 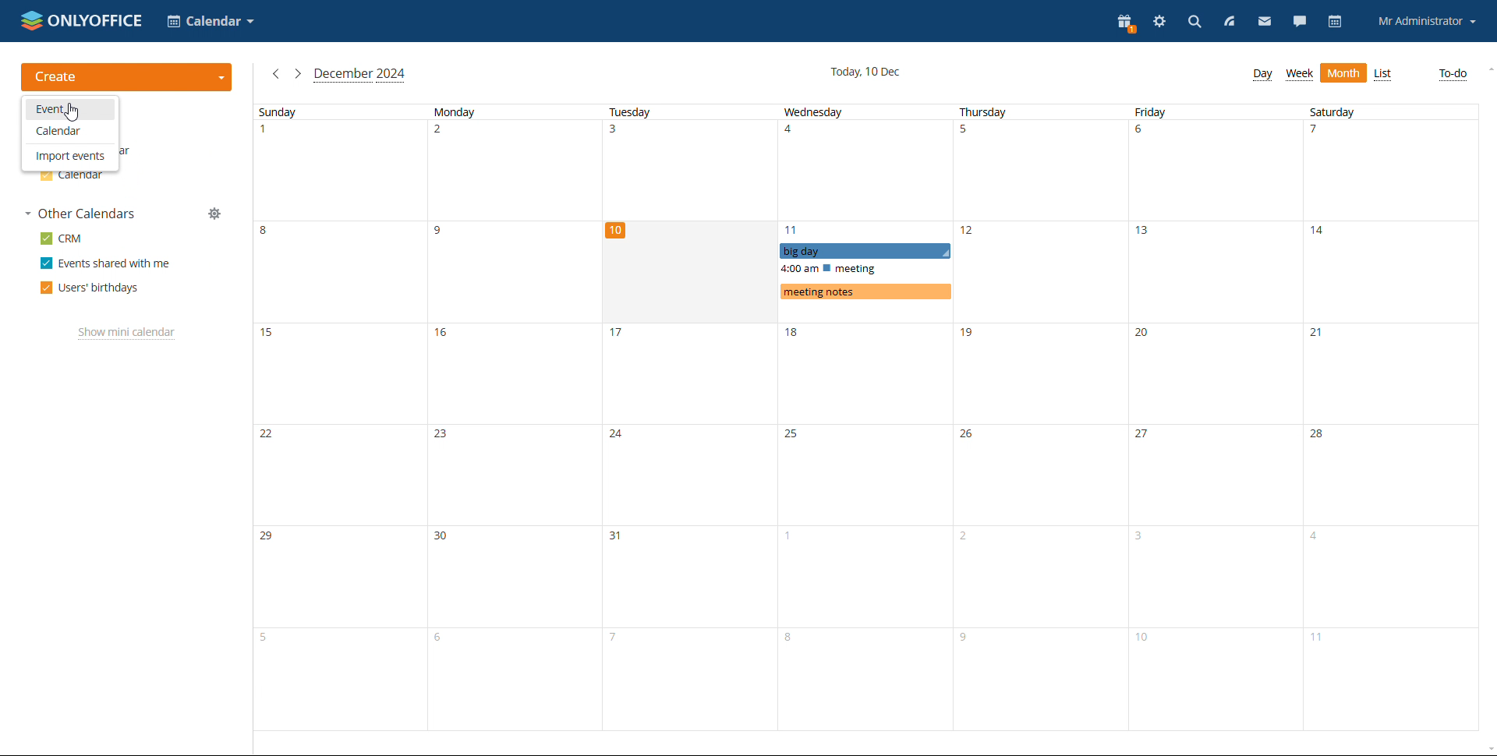 I want to click on talk, so click(x=1298, y=22).